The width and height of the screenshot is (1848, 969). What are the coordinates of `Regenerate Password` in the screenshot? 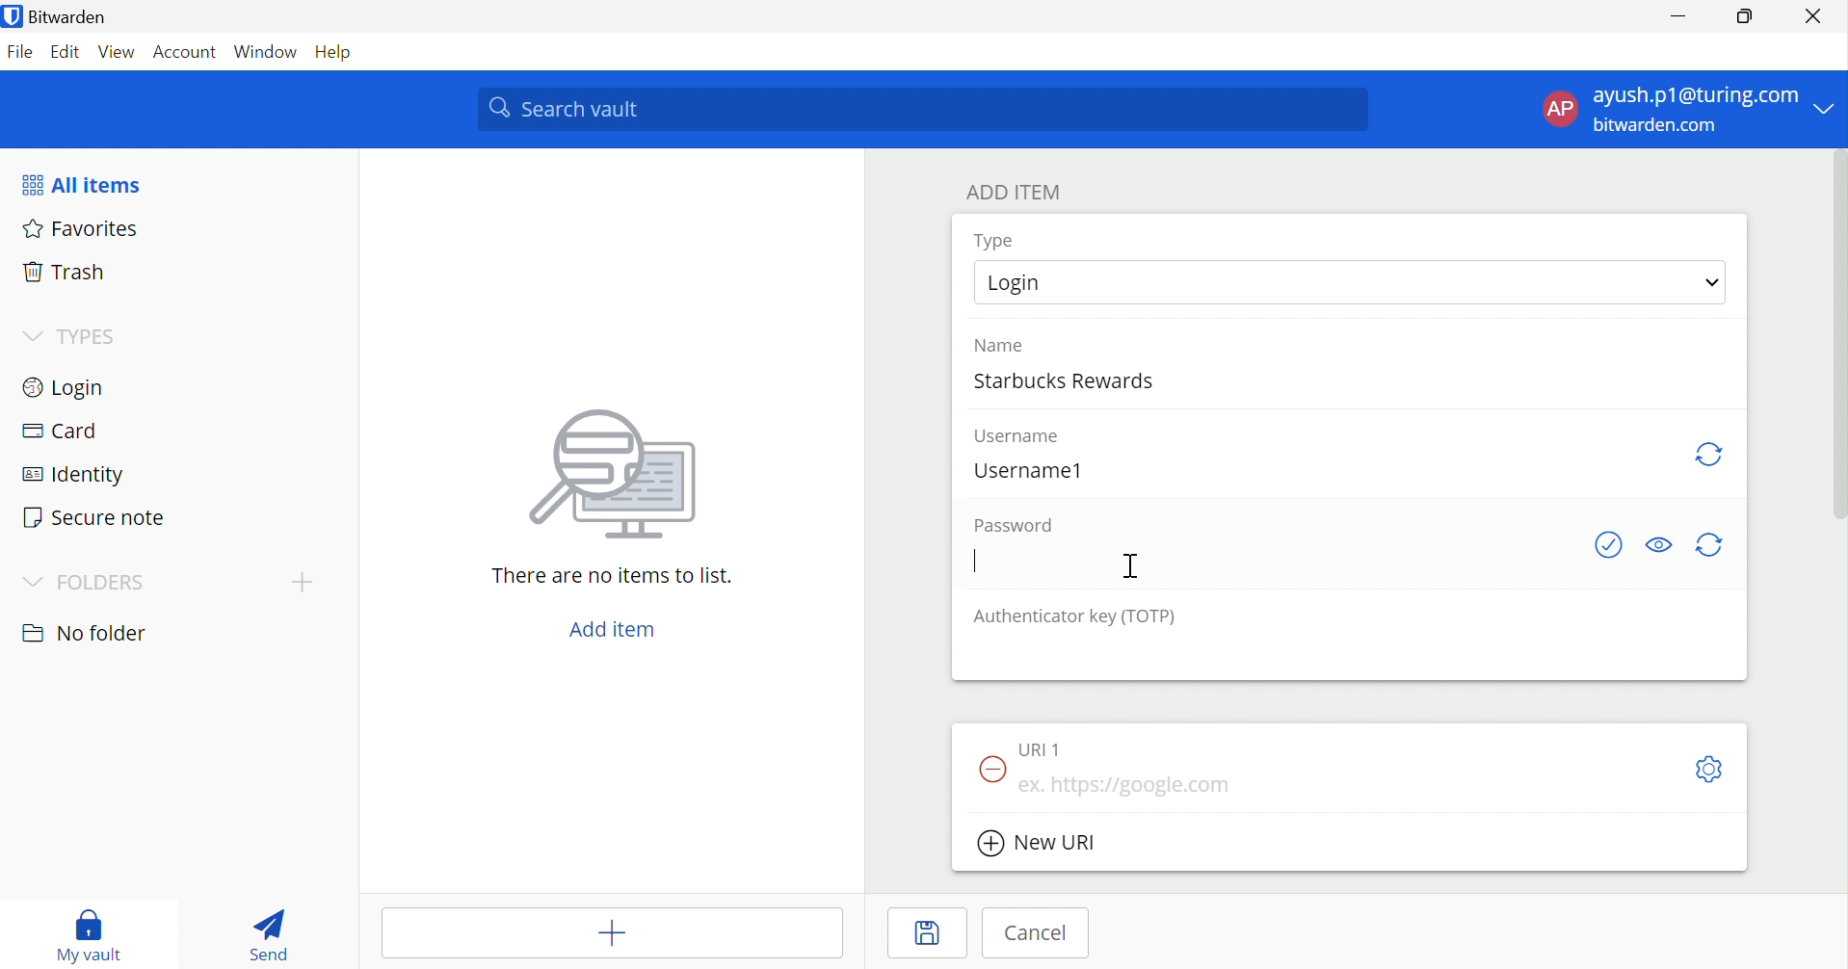 It's located at (1710, 545).